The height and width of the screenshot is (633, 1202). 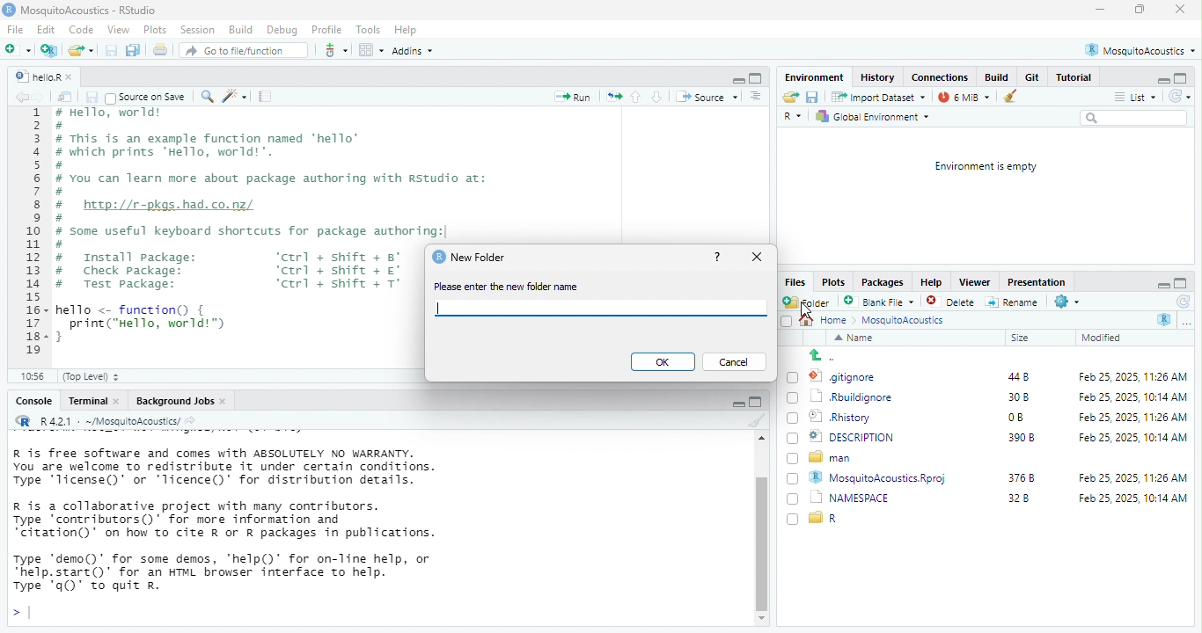 I want to click on up to previous folder, so click(x=819, y=355).